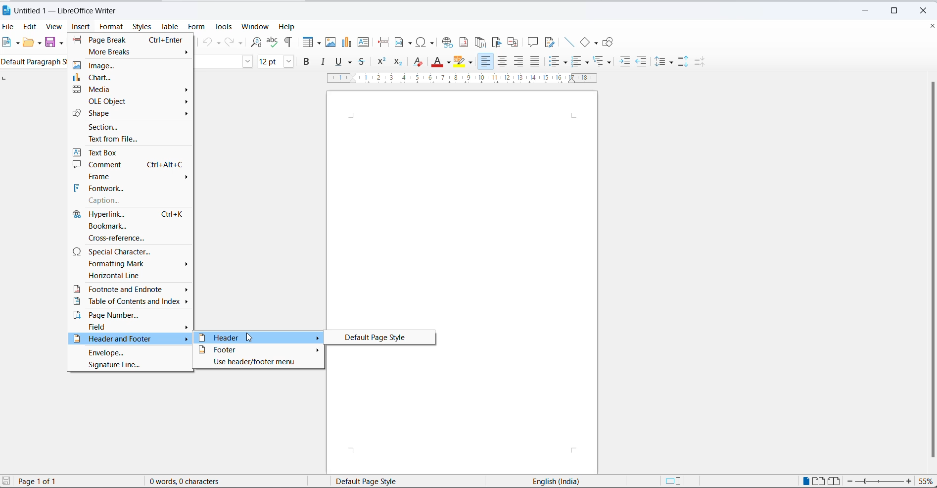 The height and width of the screenshot is (488, 937). I want to click on subscript, so click(399, 62).